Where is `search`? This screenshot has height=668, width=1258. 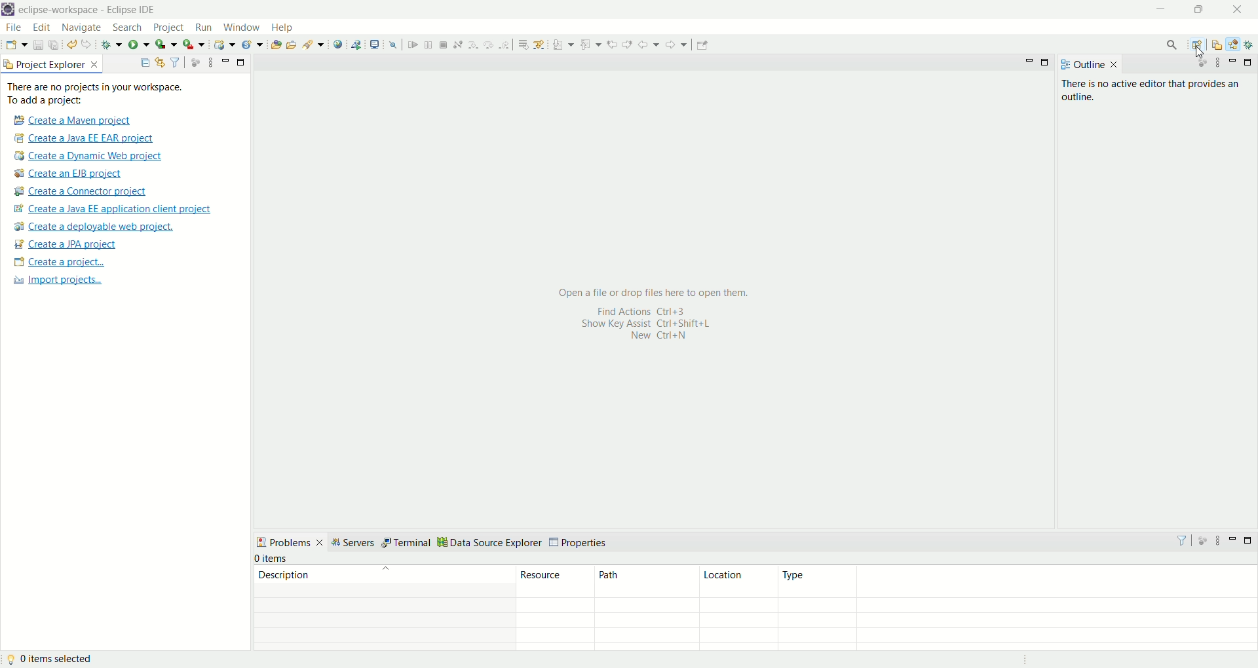 search is located at coordinates (128, 27).